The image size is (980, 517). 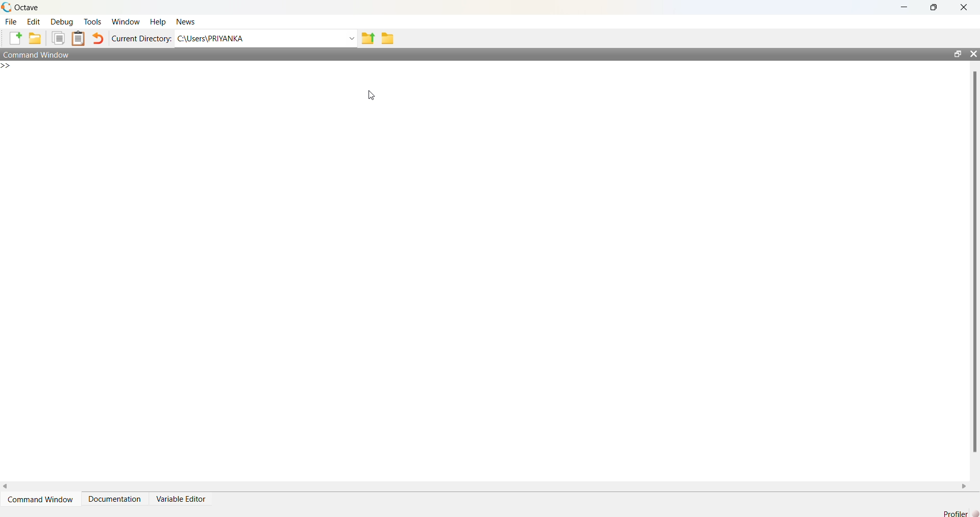 I want to click on Open an existing file in editor, so click(x=35, y=38).